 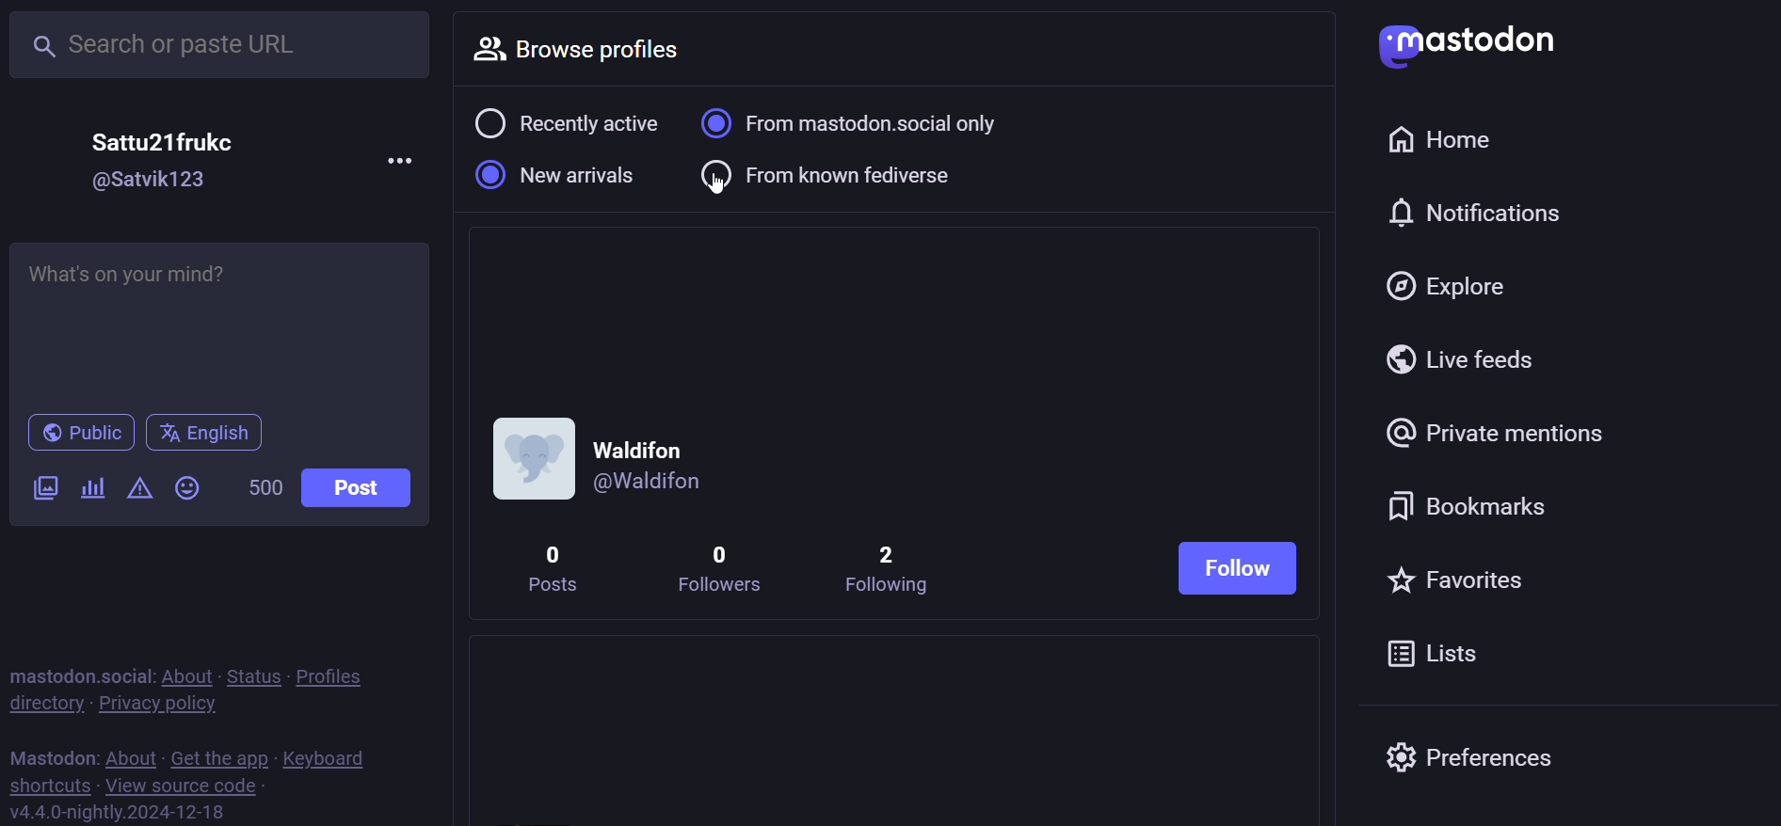 What do you see at coordinates (528, 458) in the screenshot?
I see `profile picture` at bounding box center [528, 458].